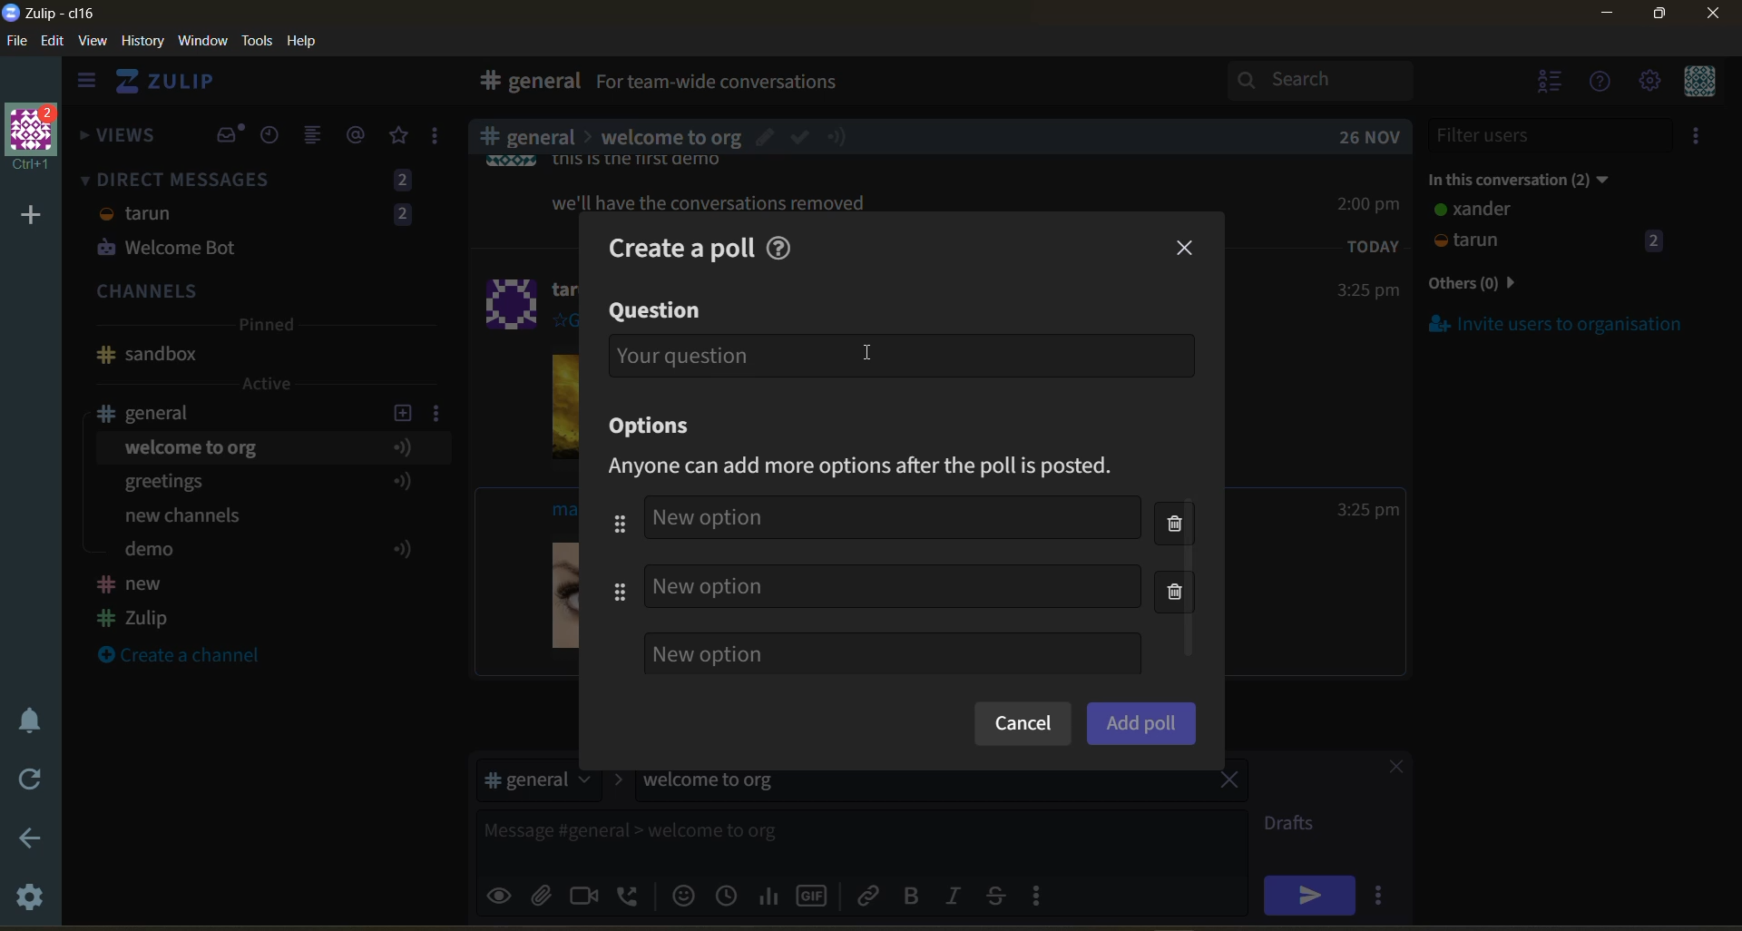 This screenshot has width=1742, height=931. I want to click on reactions and drafts, so click(442, 140).